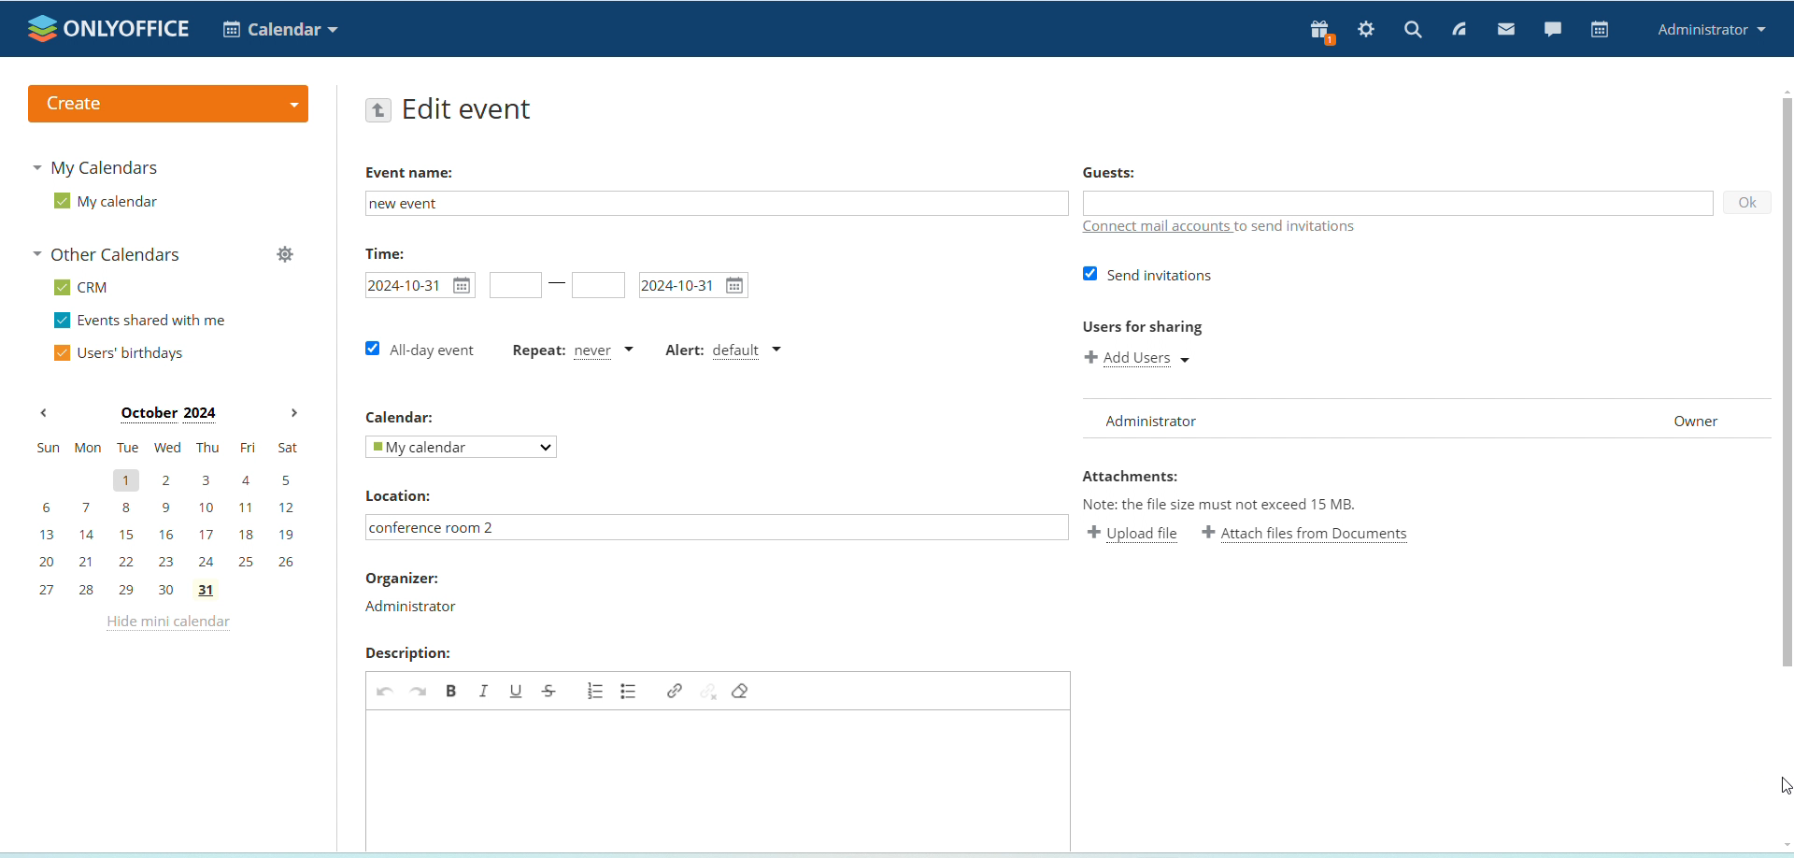  I want to click on events shared with me, so click(144, 322).